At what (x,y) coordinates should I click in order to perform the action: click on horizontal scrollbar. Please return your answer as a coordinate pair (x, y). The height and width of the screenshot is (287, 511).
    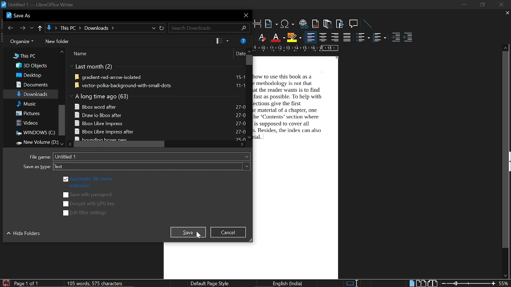
    Looking at the image, I should click on (119, 144).